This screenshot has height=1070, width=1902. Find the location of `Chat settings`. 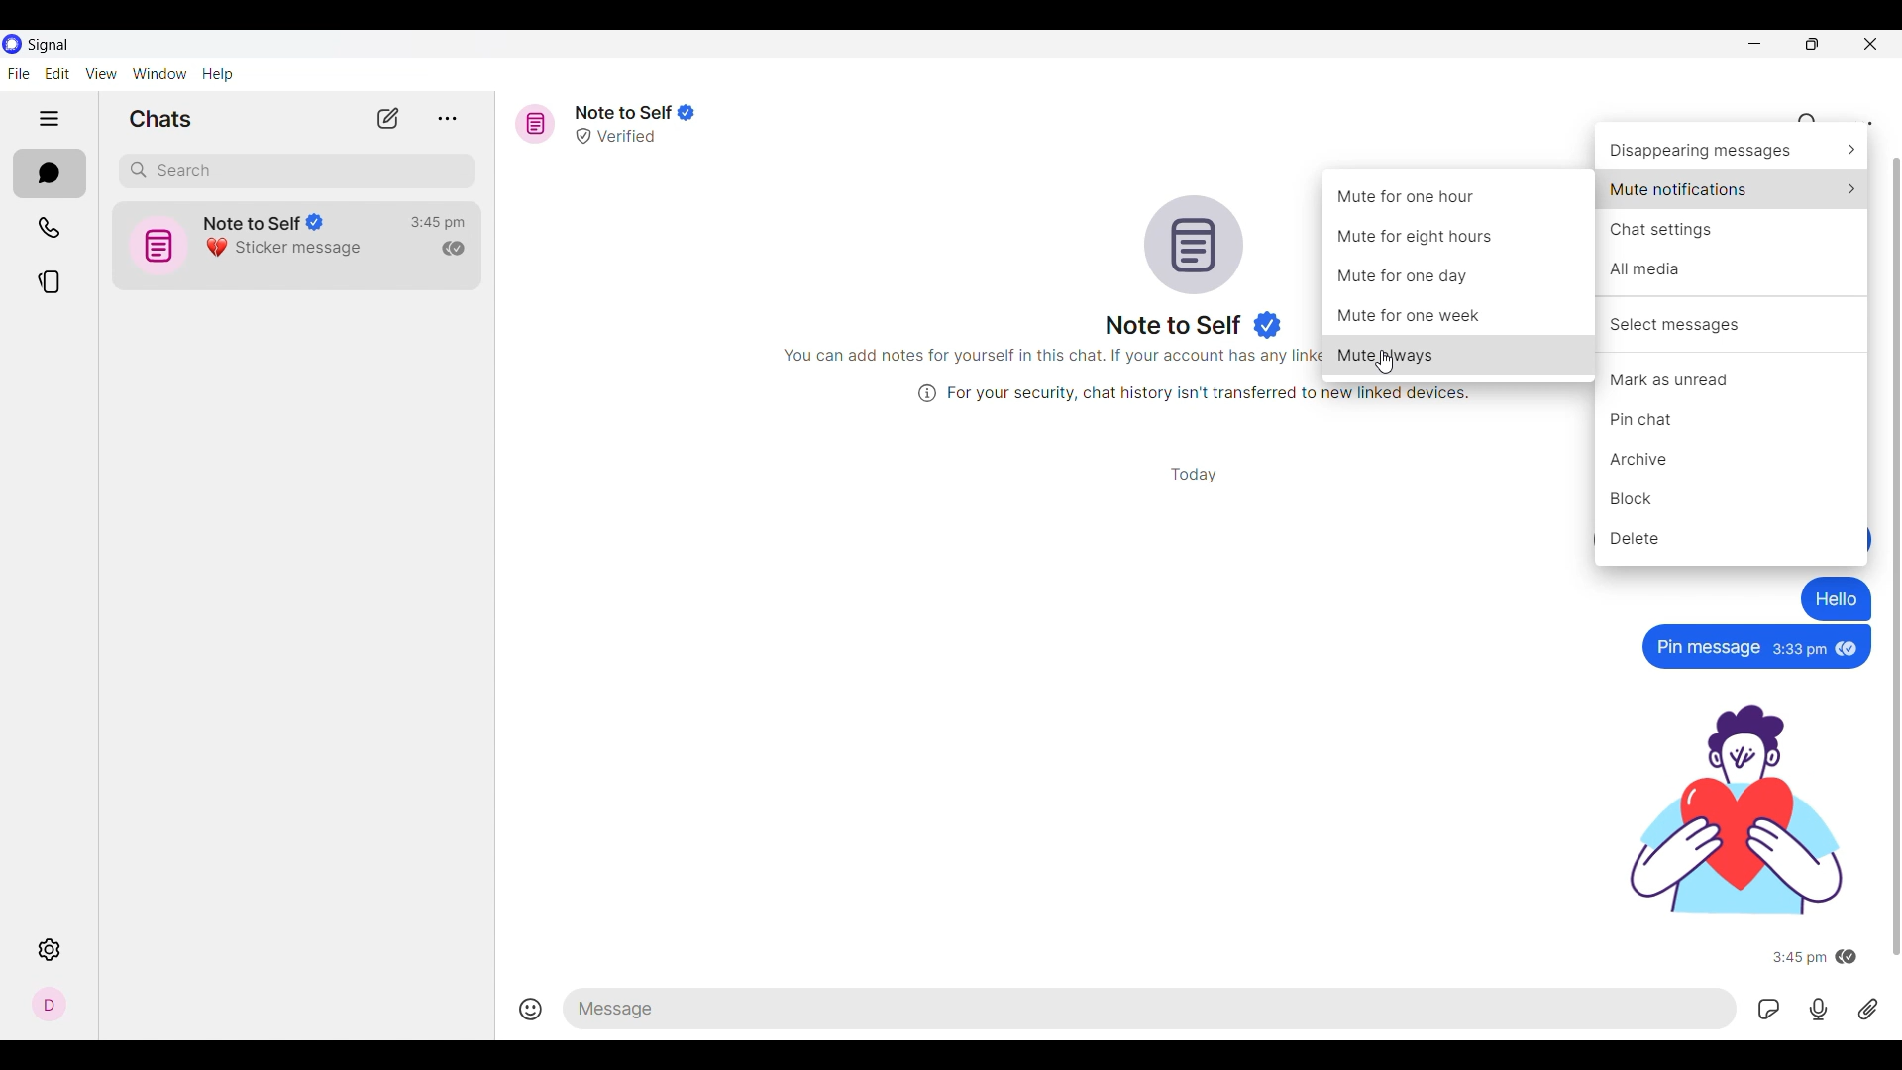

Chat settings is located at coordinates (1863, 123).